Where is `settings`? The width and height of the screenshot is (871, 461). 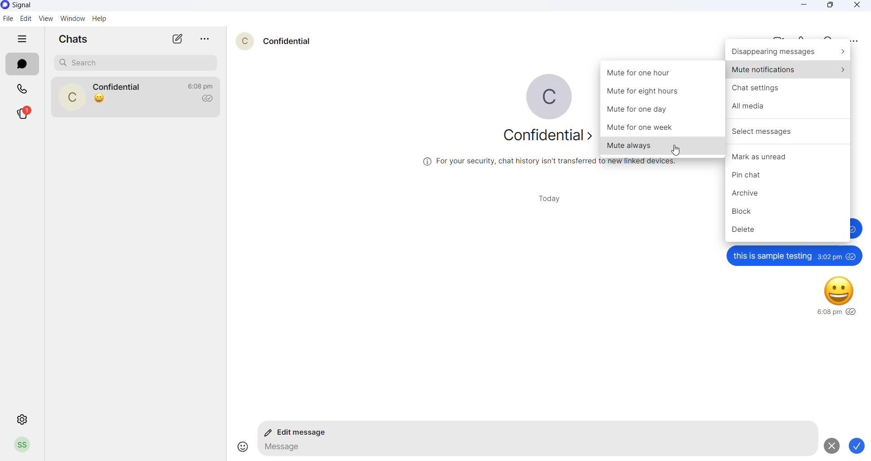 settings is located at coordinates (23, 418).